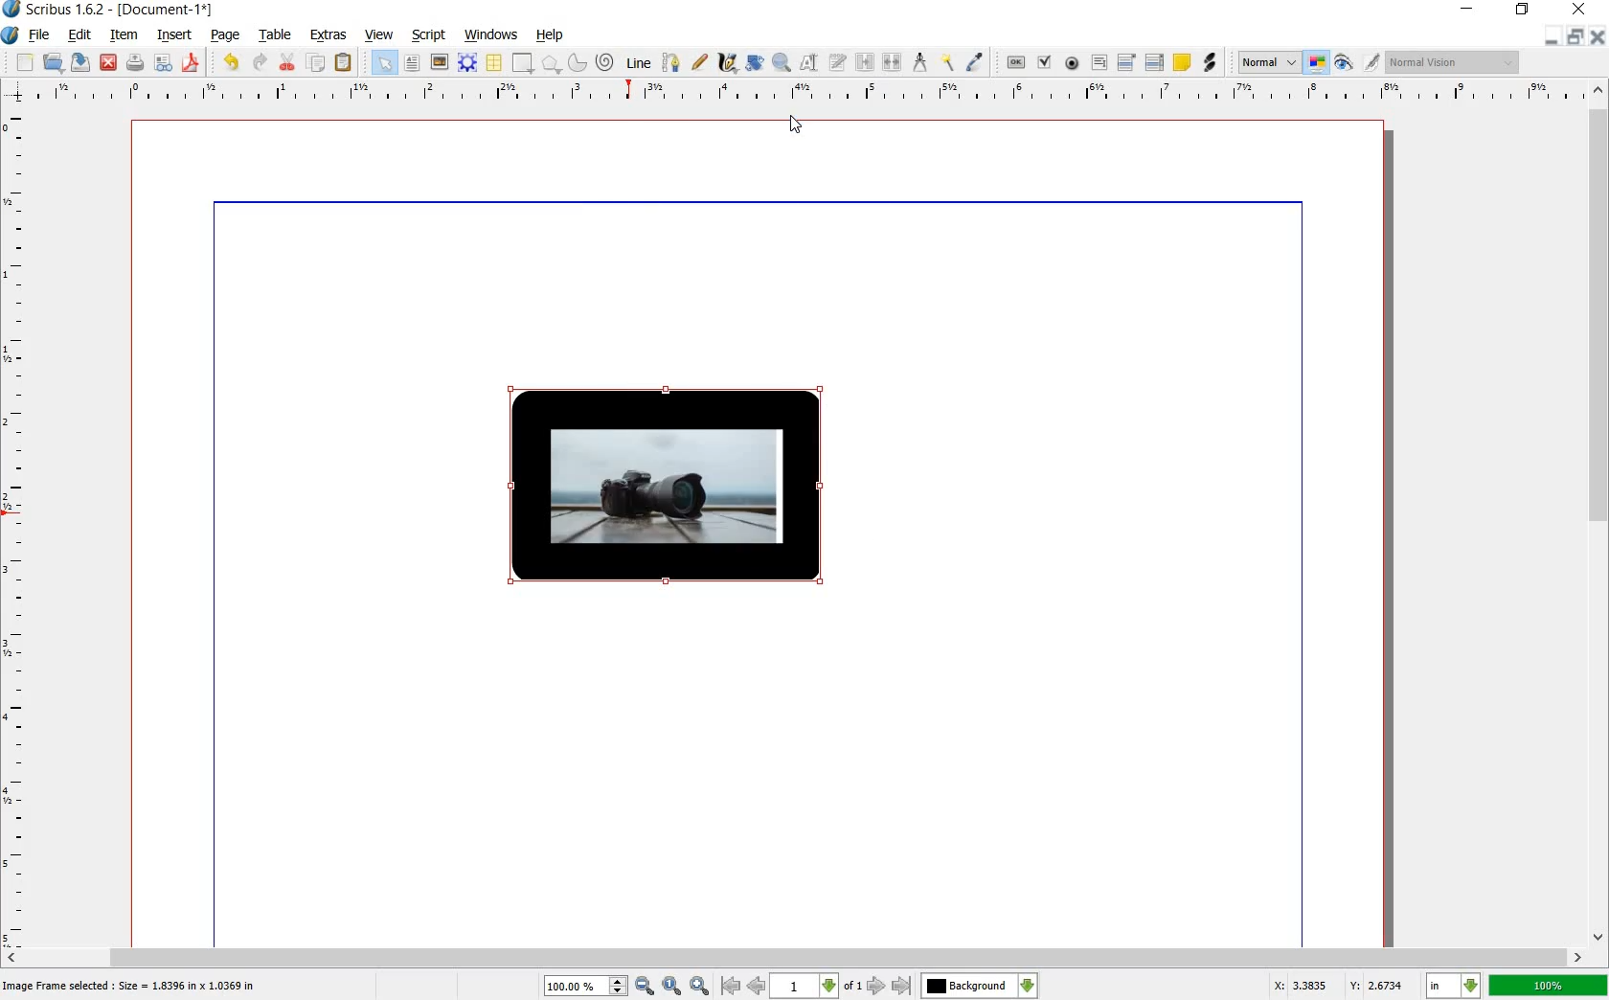  Describe the element at coordinates (1265, 60) in the screenshot. I see `select the image preview quality` at that location.